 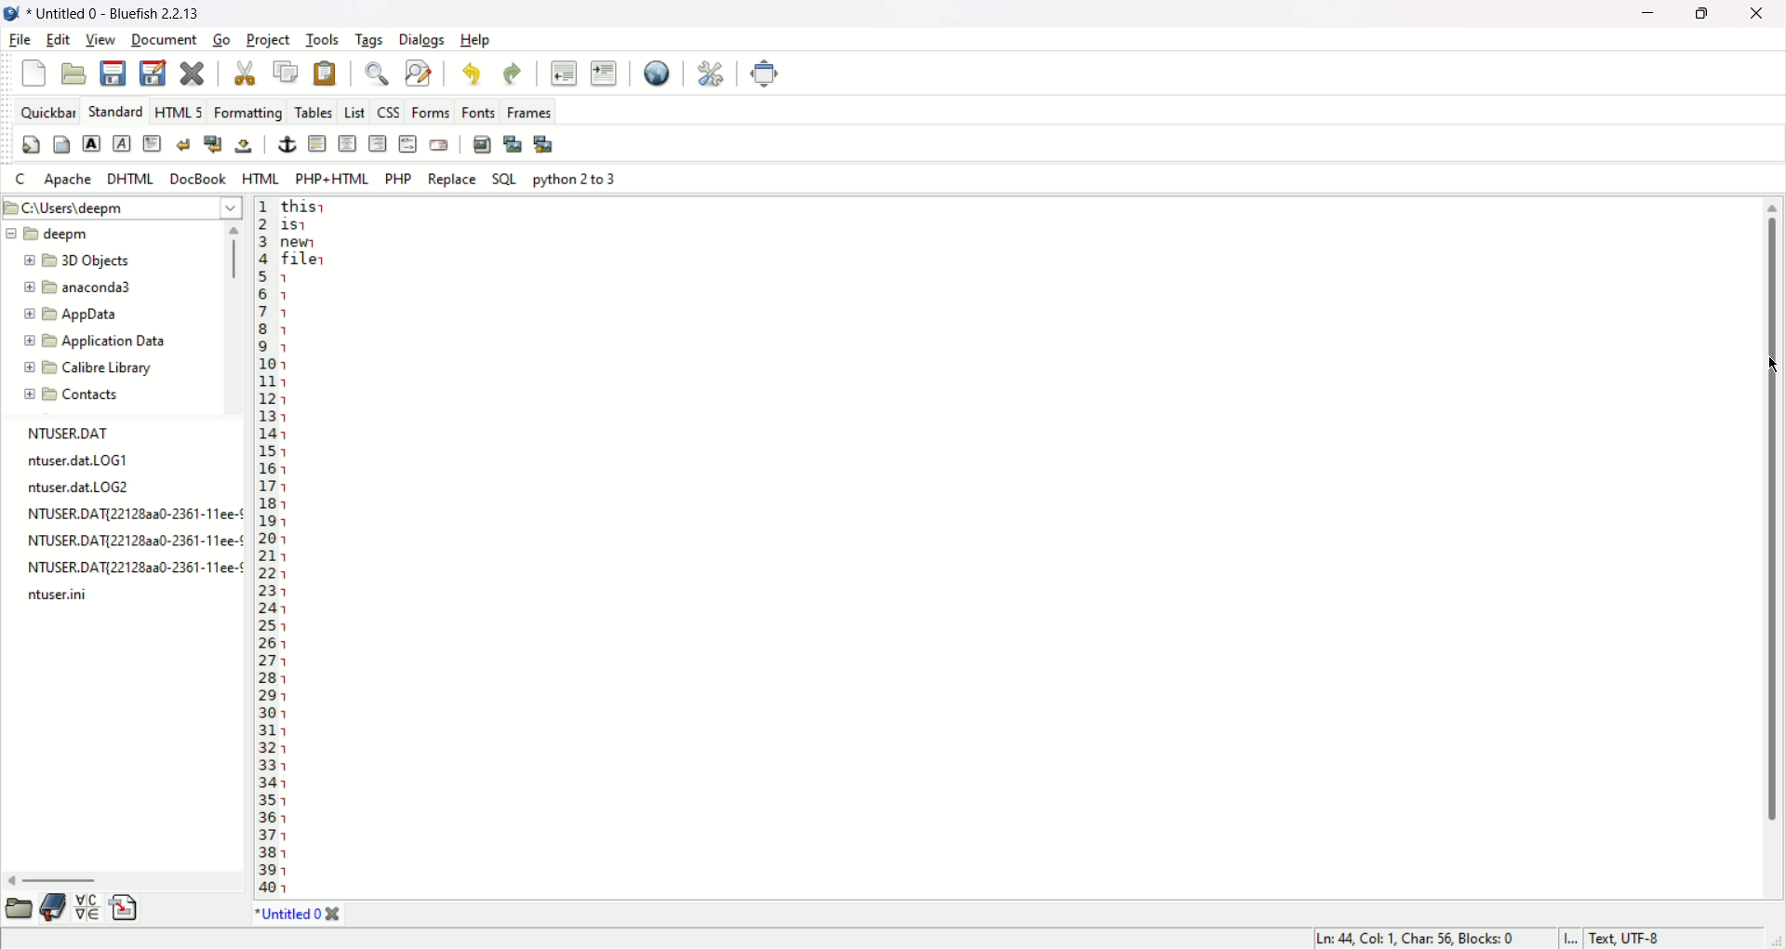 What do you see at coordinates (32, 74) in the screenshot?
I see `new file` at bounding box center [32, 74].